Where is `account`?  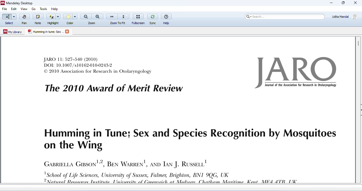 account is located at coordinates (345, 16).